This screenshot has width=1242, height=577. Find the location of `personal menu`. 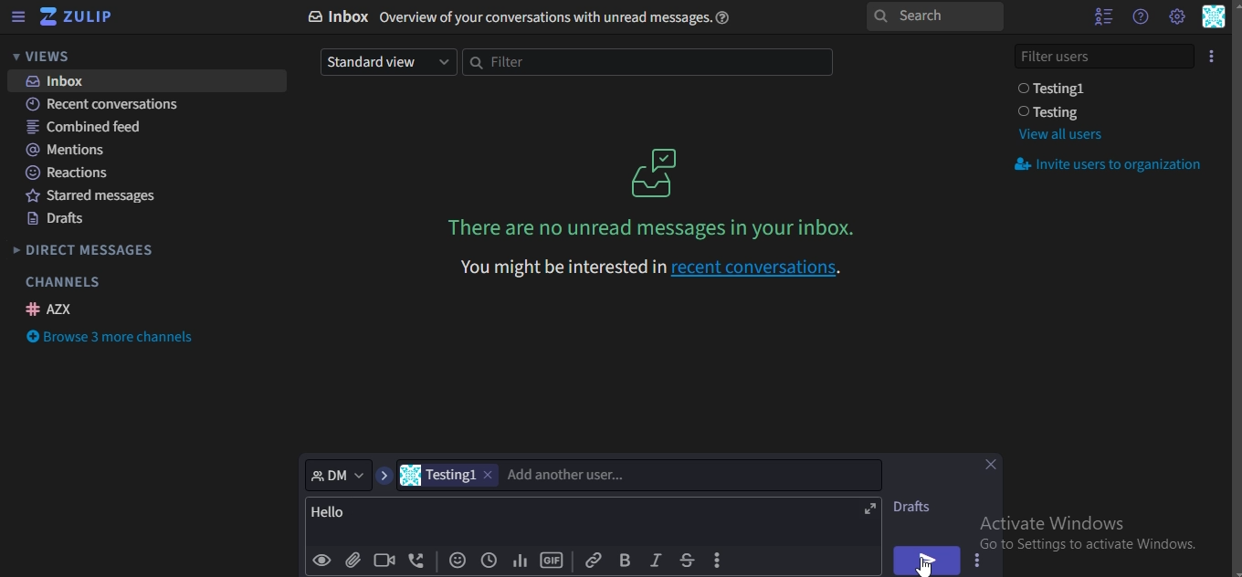

personal menu is located at coordinates (1215, 18).